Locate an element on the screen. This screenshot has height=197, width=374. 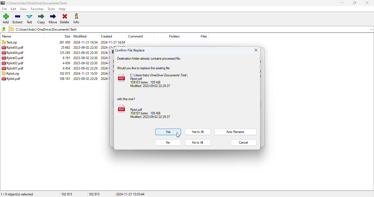
created is located at coordinates (107, 36).